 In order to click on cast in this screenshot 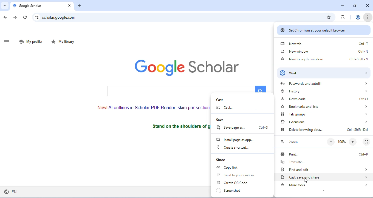, I will do `click(229, 108)`.